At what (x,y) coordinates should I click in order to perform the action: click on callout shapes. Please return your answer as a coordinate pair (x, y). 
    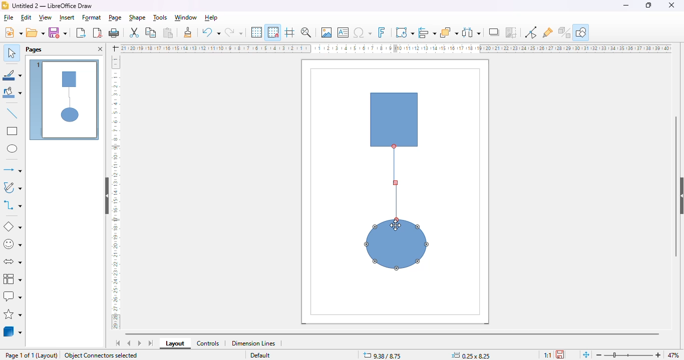
    Looking at the image, I should click on (13, 296).